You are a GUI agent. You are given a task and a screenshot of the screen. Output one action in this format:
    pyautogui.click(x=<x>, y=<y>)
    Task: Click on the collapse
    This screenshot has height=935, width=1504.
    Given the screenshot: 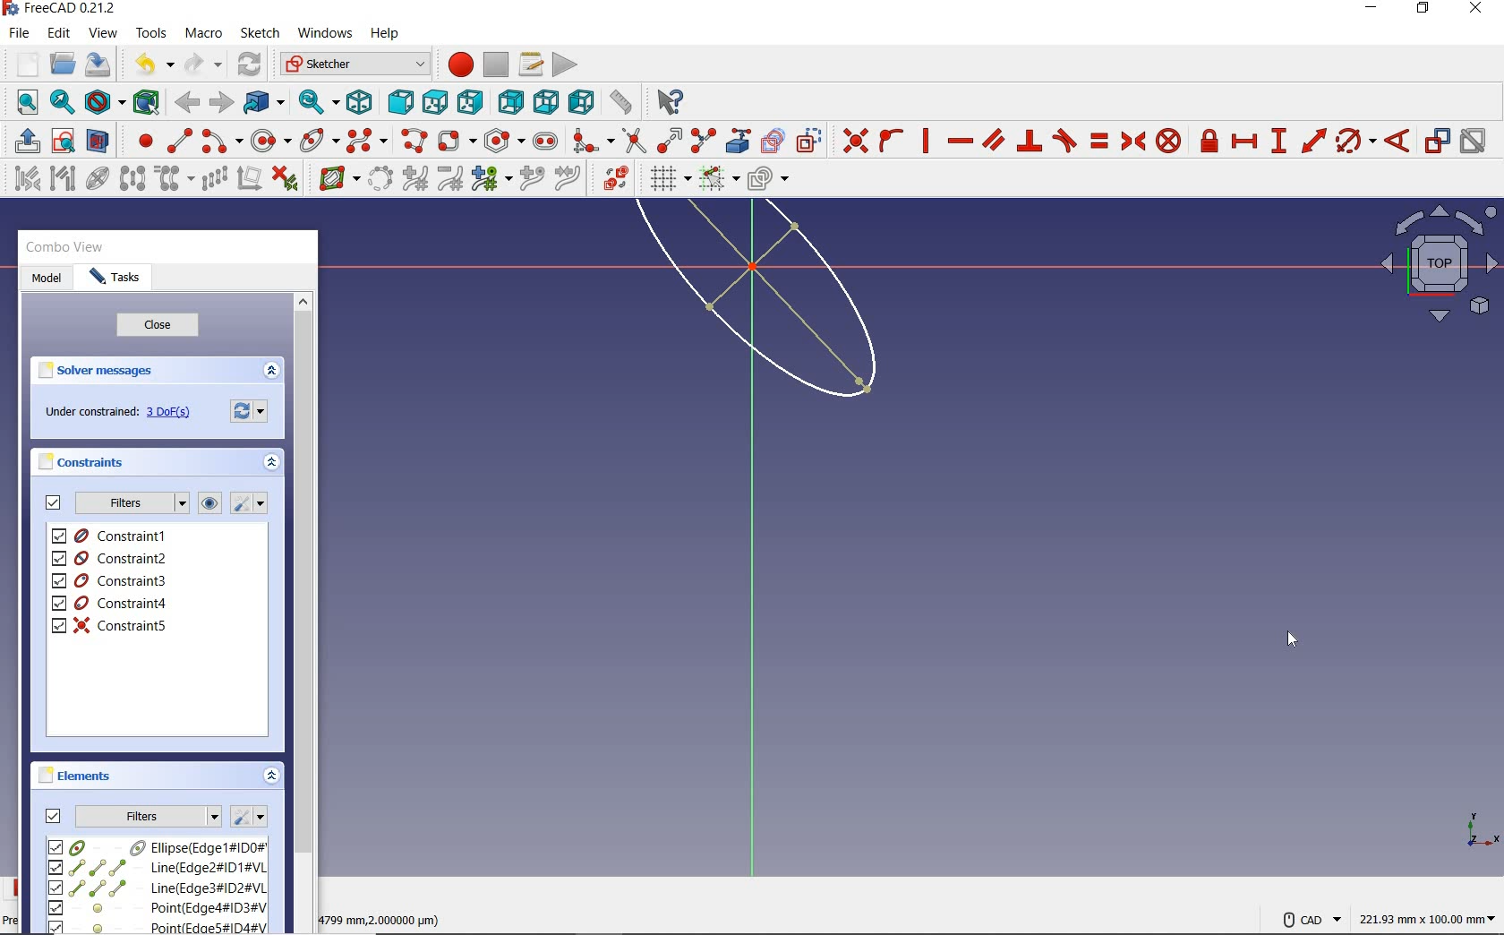 What is the action you would take?
    pyautogui.click(x=272, y=777)
    